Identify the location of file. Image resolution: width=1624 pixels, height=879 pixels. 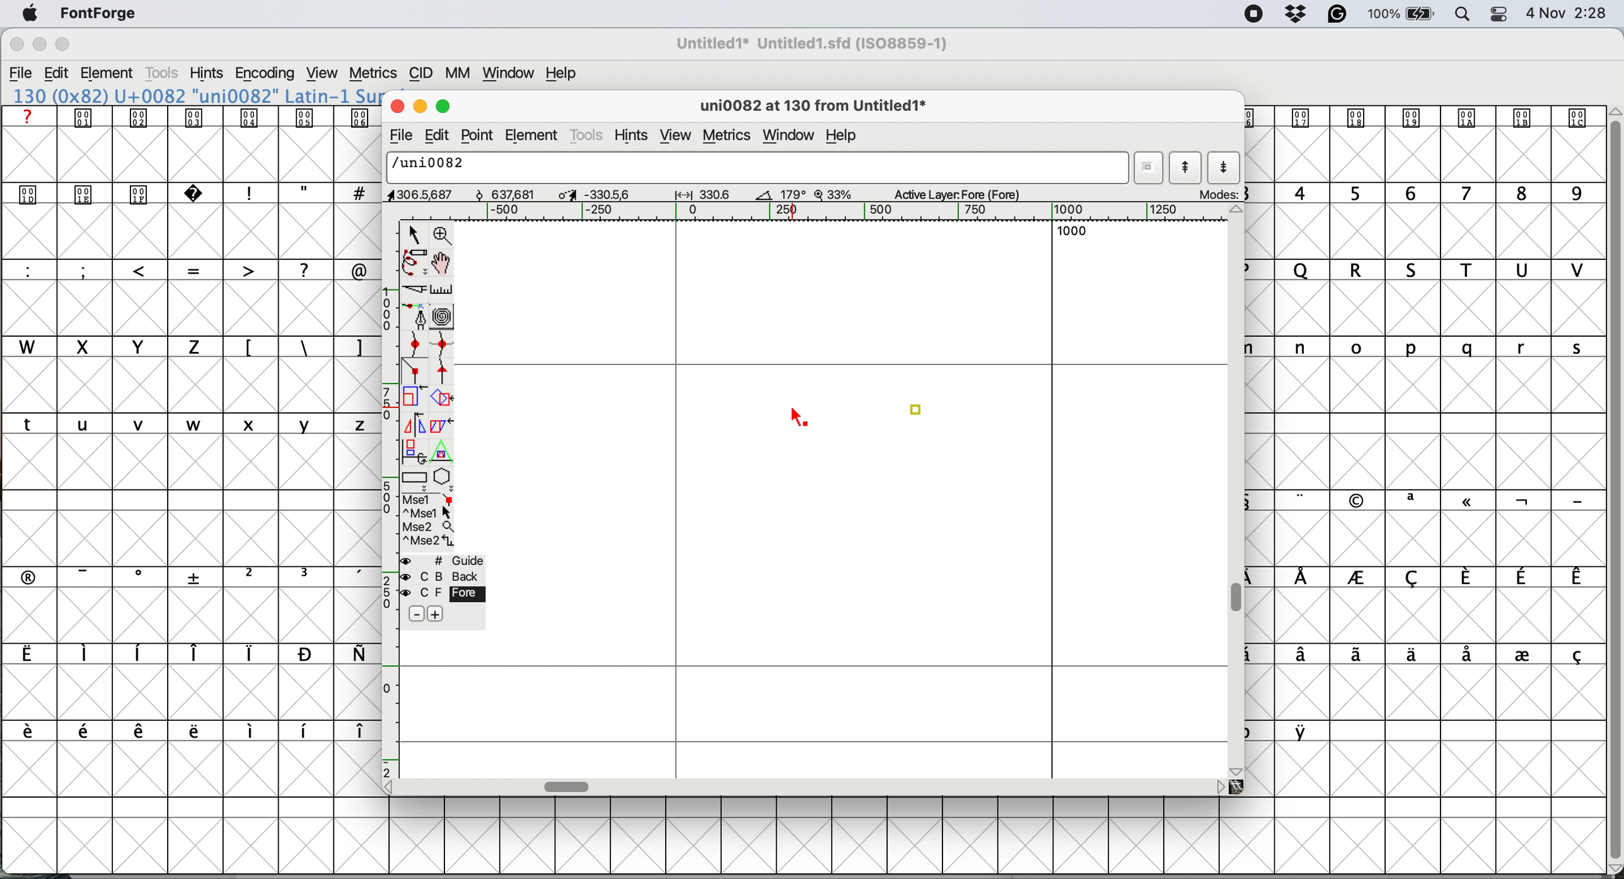
(399, 136).